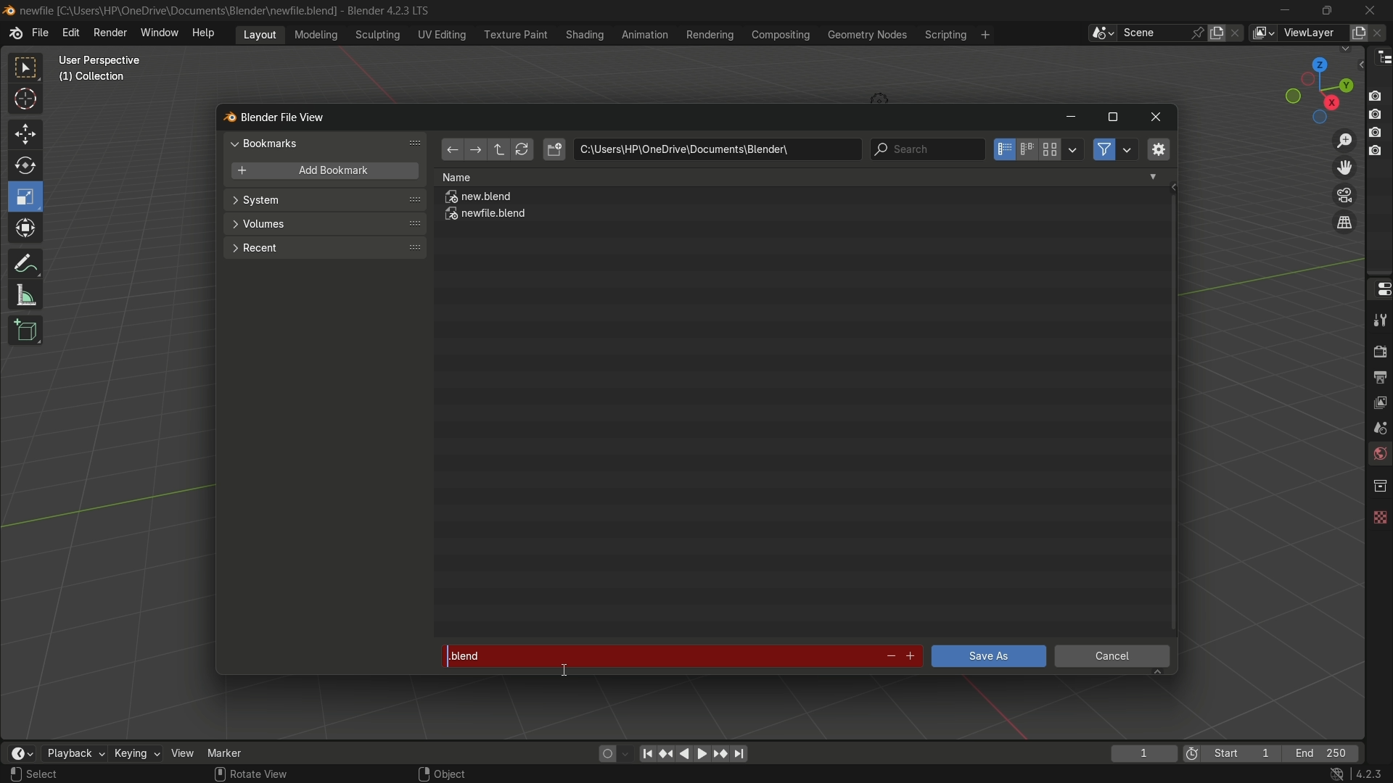 The image size is (1393, 783). I want to click on remove view layer, so click(1381, 32).